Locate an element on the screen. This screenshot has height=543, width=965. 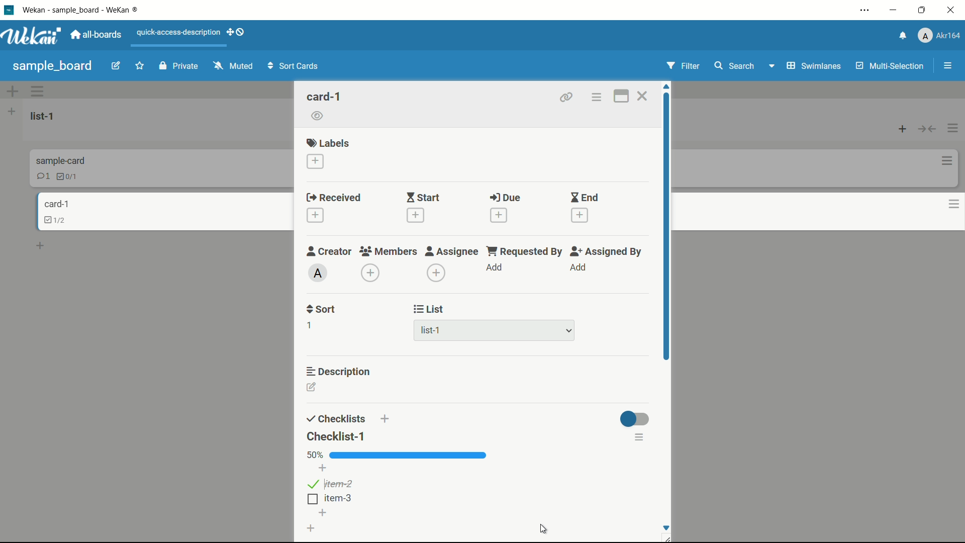
add list is located at coordinates (12, 111).